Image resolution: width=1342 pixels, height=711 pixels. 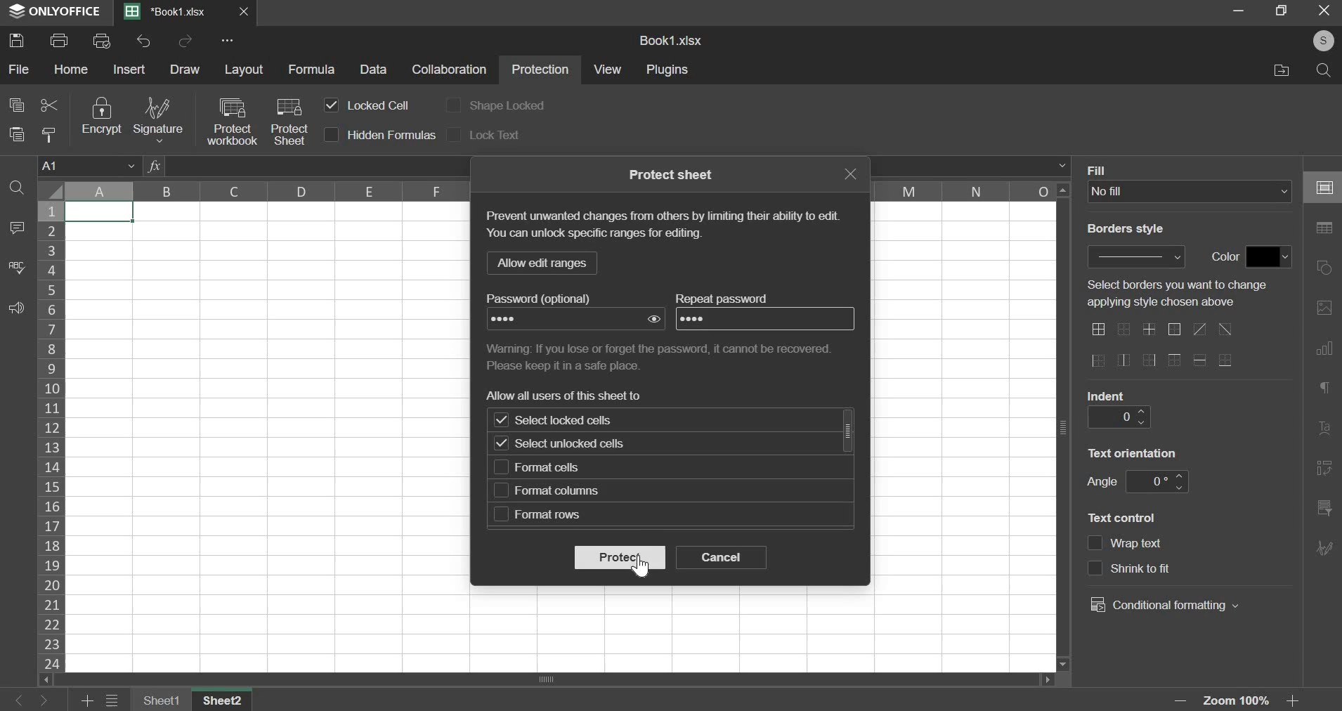 I want to click on Fill, so click(x=1100, y=169).